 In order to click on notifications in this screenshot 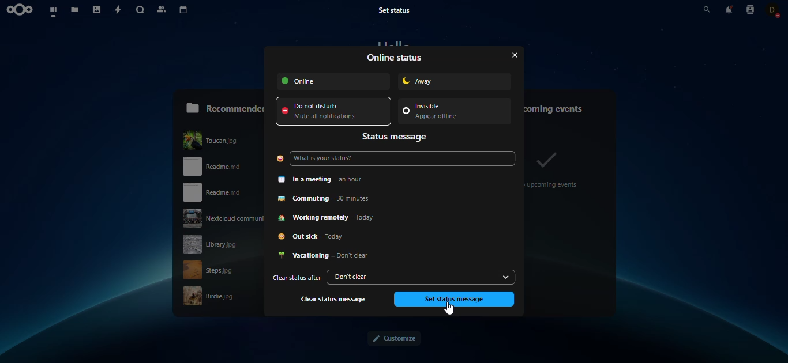, I will do `click(729, 9)`.